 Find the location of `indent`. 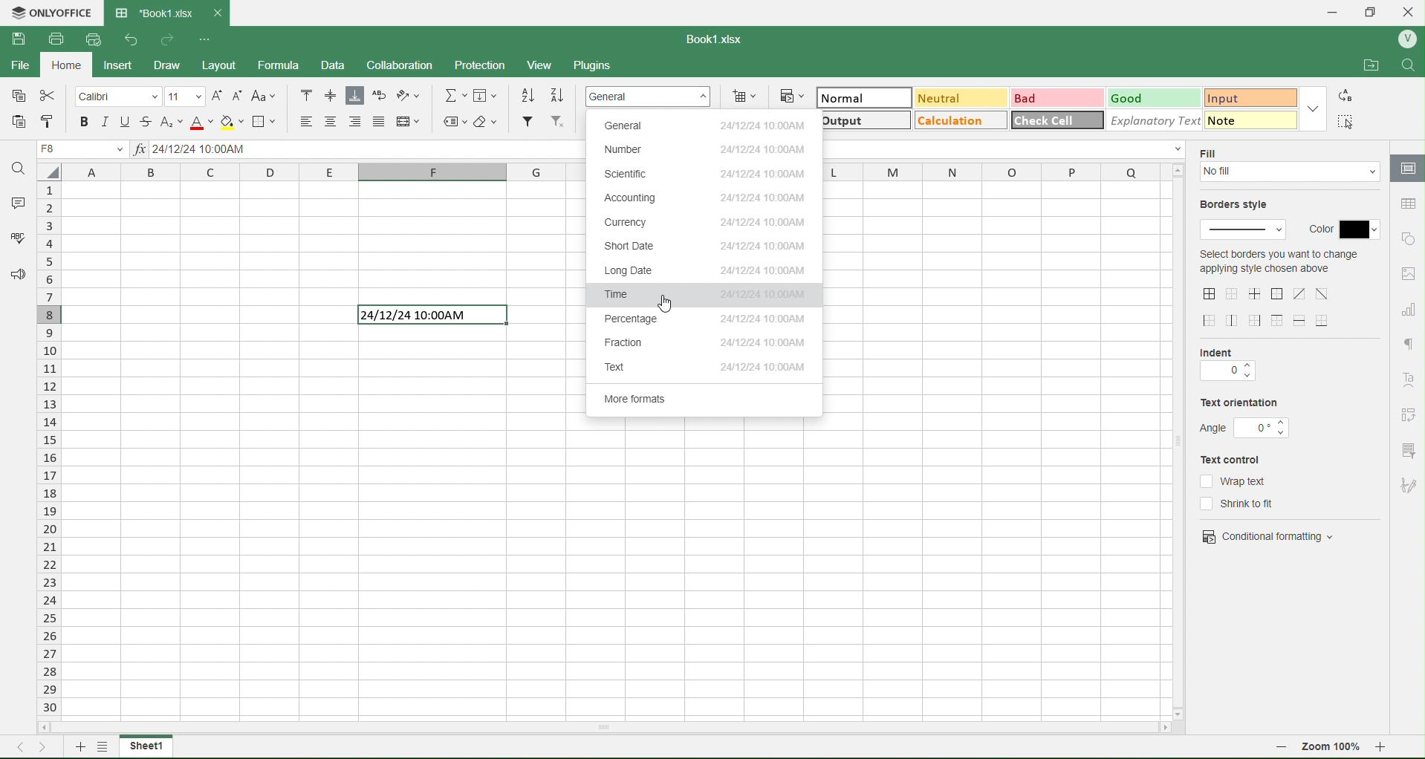

indent is located at coordinates (1224, 351).